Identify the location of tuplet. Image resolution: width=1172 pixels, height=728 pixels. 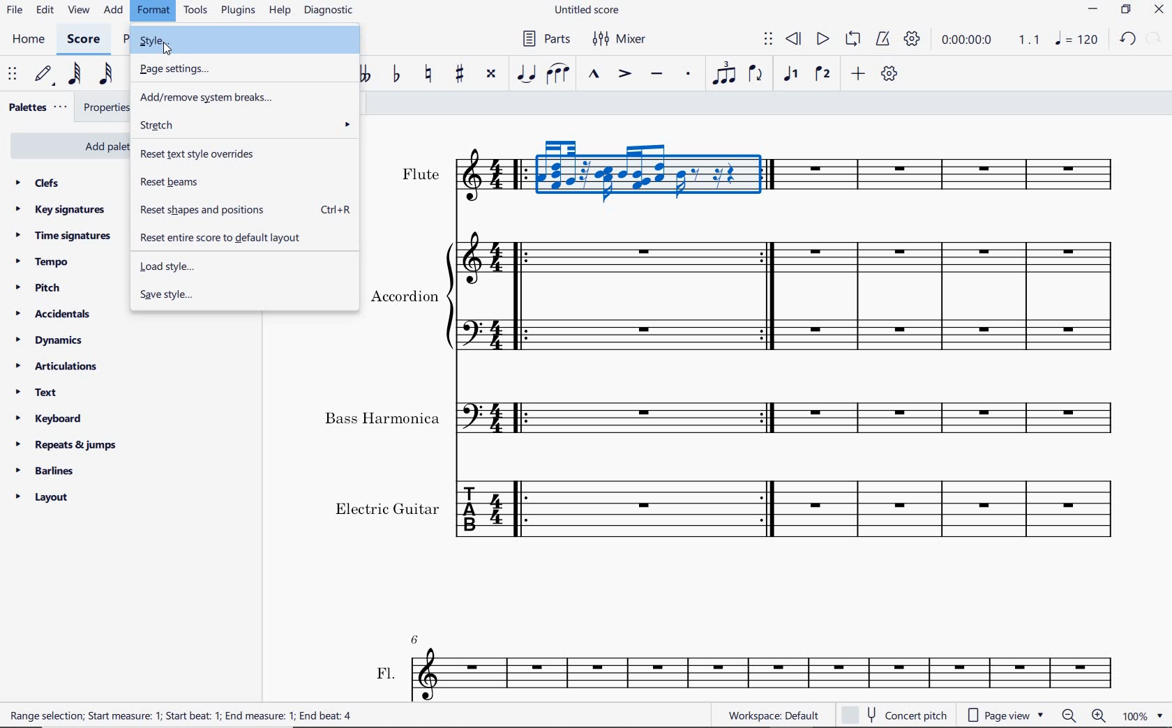
(723, 73).